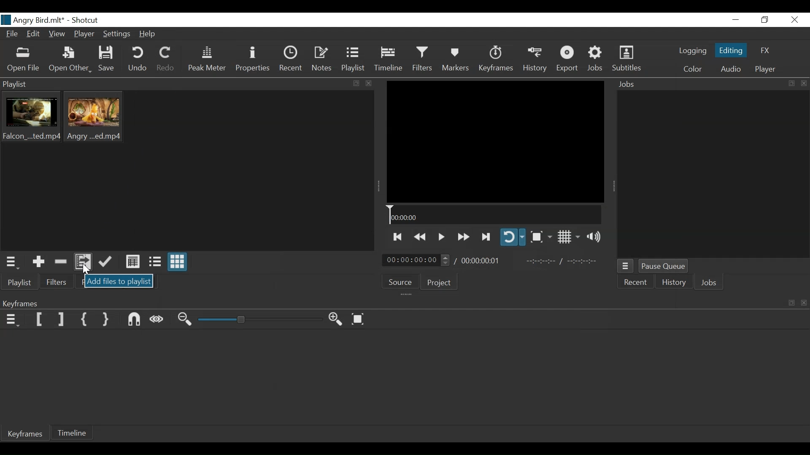  Describe the element at coordinates (76, 432) in the screenshot. I see `Timeline` at that location.